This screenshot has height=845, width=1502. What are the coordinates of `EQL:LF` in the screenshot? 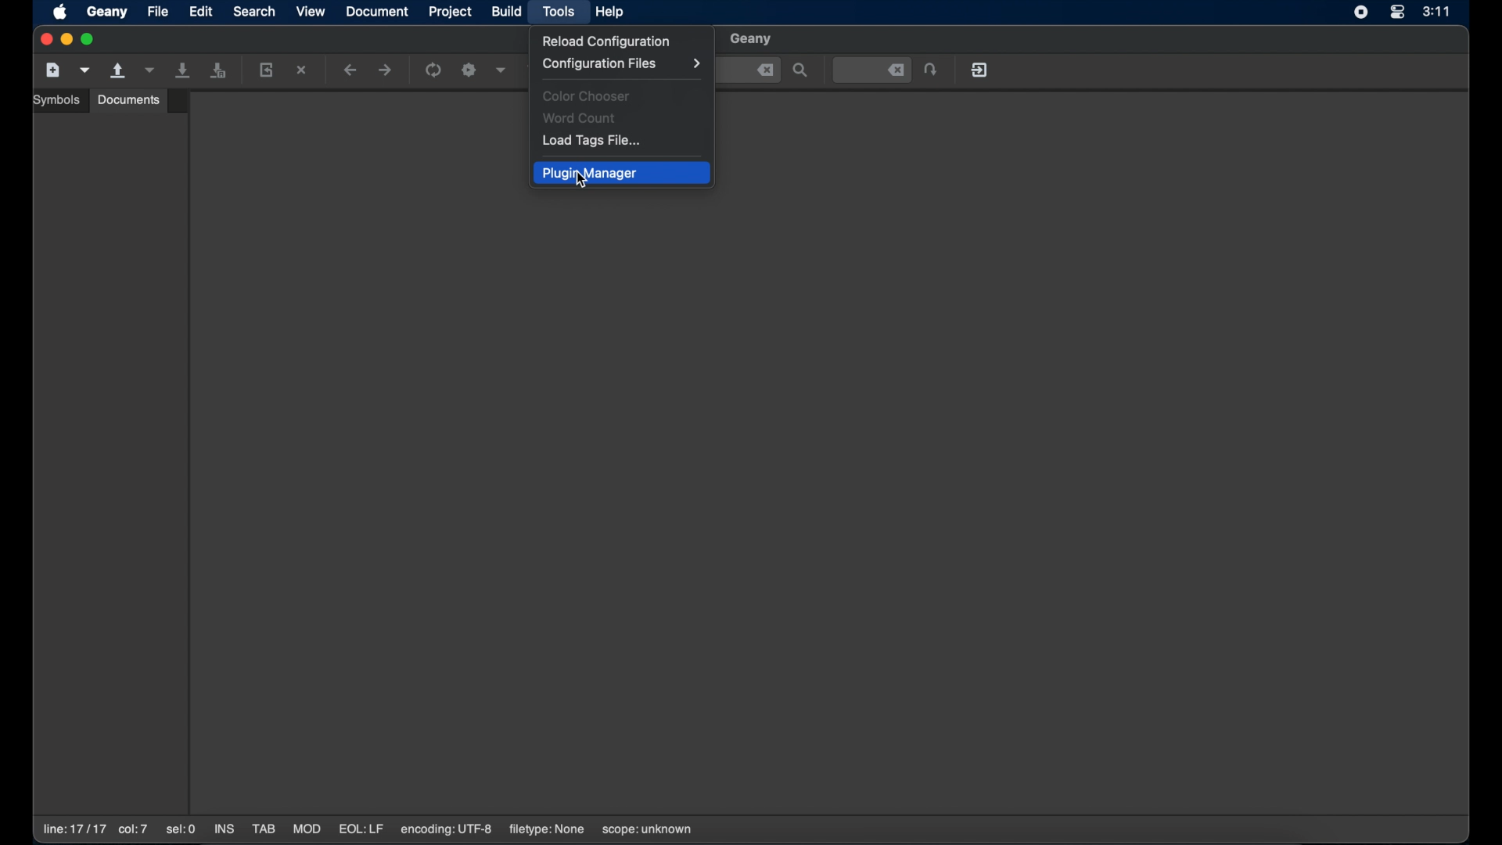 It's located at (361, 829).